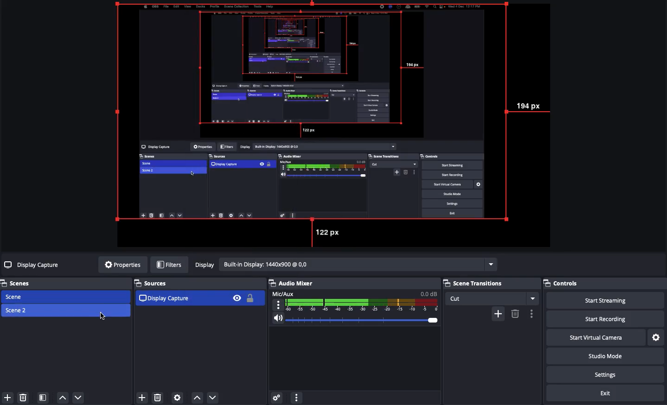 The height and width of the screenshot is (405, 667). What do you see at coordinates (297, 397) in the screenshot?
I see `Options` at bounding box center [297, 397].